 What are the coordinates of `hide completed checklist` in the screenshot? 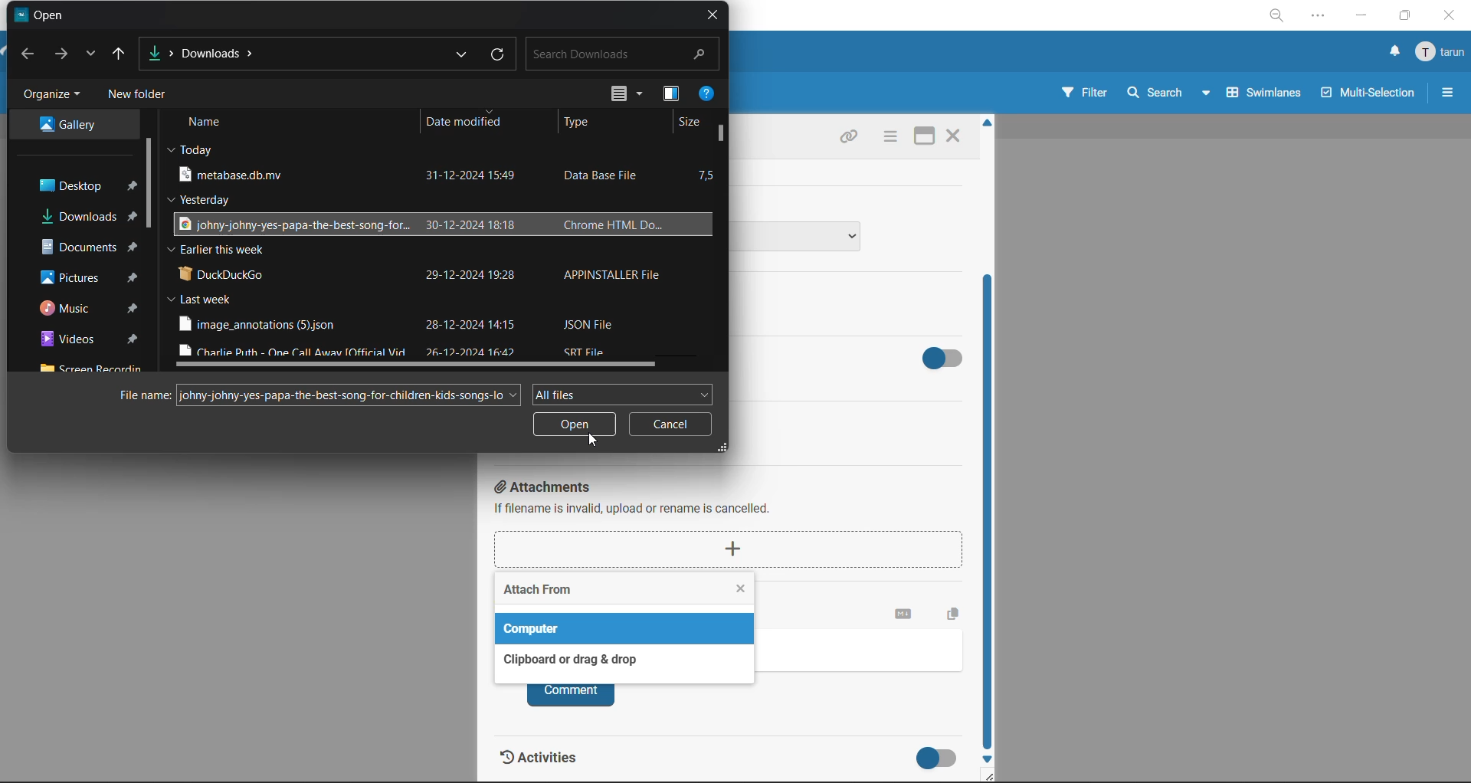 It's located at (946, 355).